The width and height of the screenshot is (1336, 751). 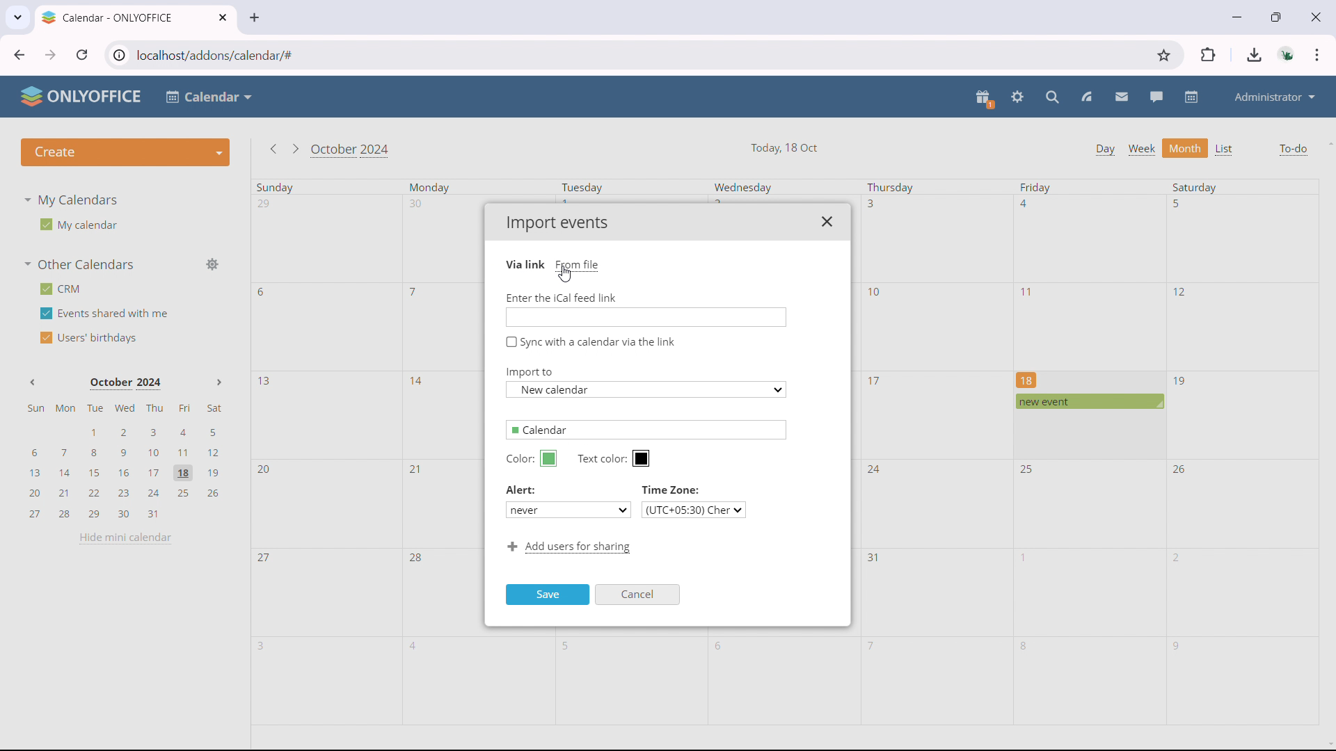 What do you see at coordinates (520, 490) in the screenshot?
I see `Alert:` at bounding box center [520, 490].